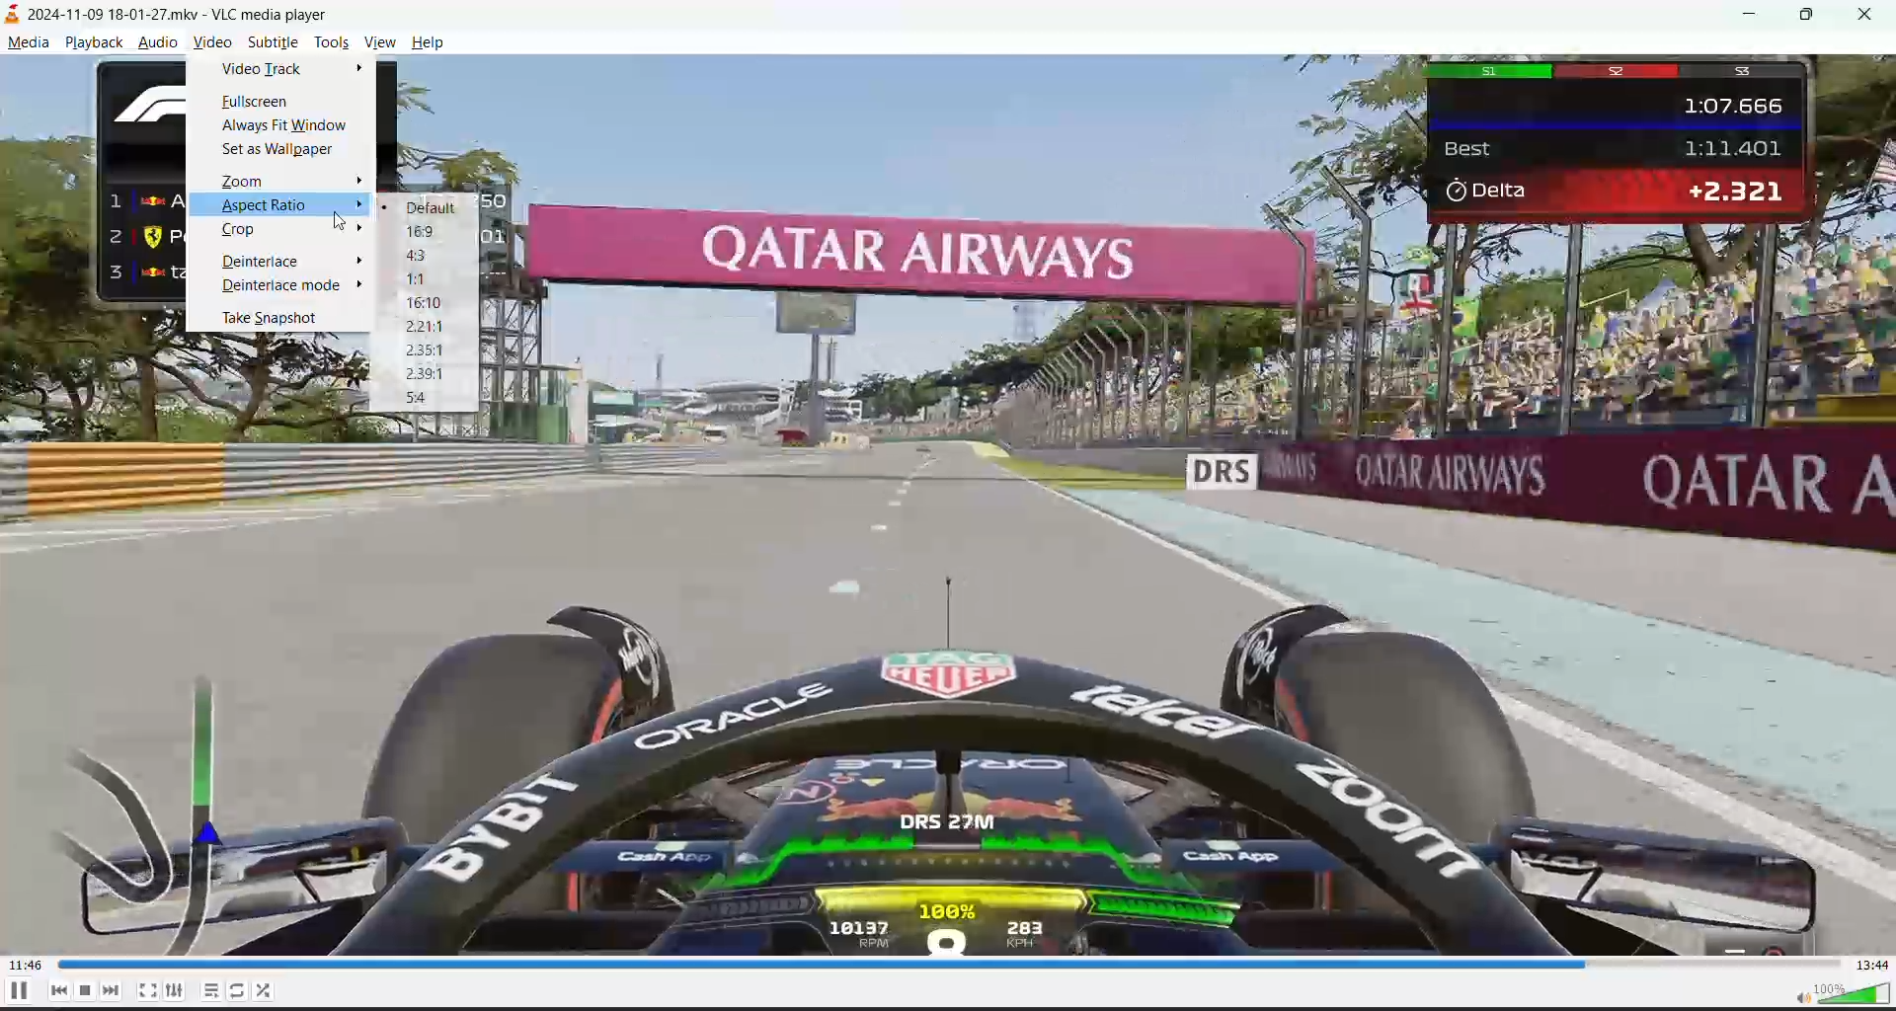 This screenshot has height=1011, width=1896. I want to click on previous, so click(62, 988).